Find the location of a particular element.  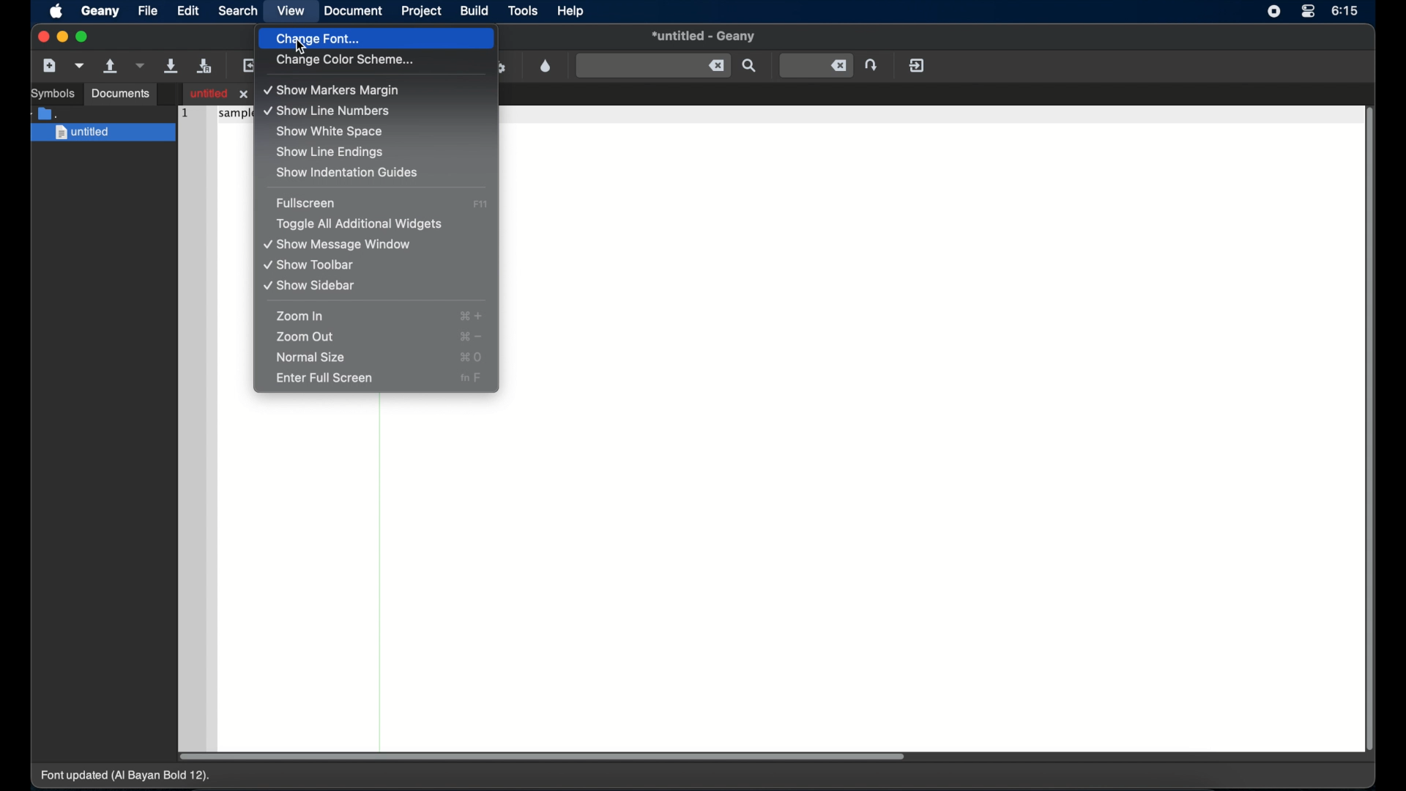

reload the current file from disk is located at coordinates (251, 65).